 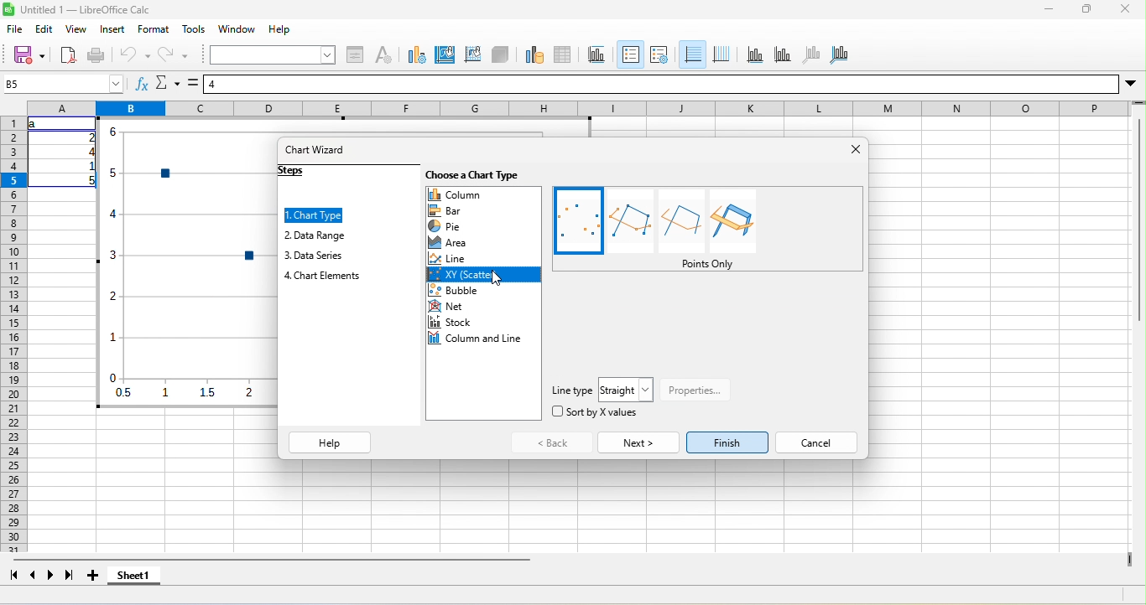 What do you see at coordinates (70, 575) in the screenshot?
I see `last sheet` at bounding box center [70, 575].